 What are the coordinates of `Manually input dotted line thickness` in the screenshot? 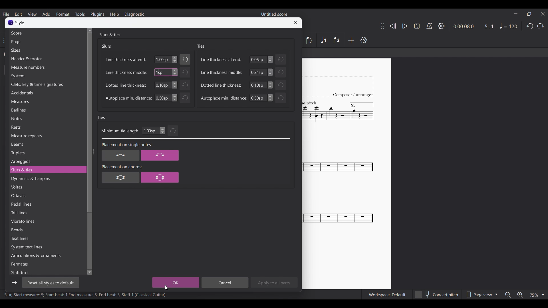 It's located at (162, 85).